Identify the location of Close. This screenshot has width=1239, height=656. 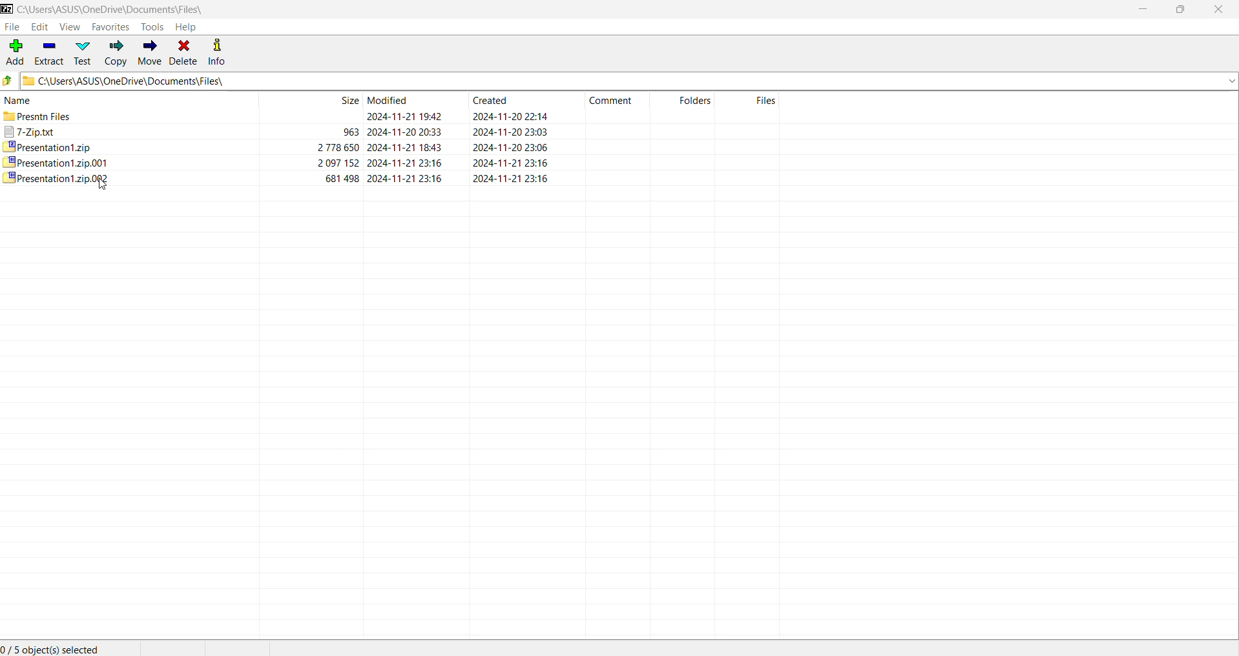
(1219, 10).